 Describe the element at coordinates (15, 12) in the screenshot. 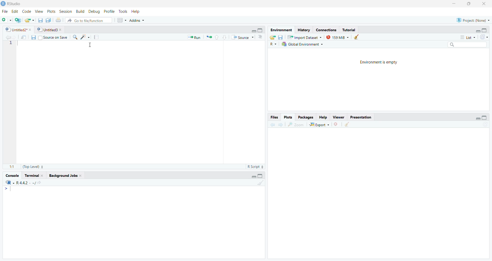

I see `Edit` at that location.